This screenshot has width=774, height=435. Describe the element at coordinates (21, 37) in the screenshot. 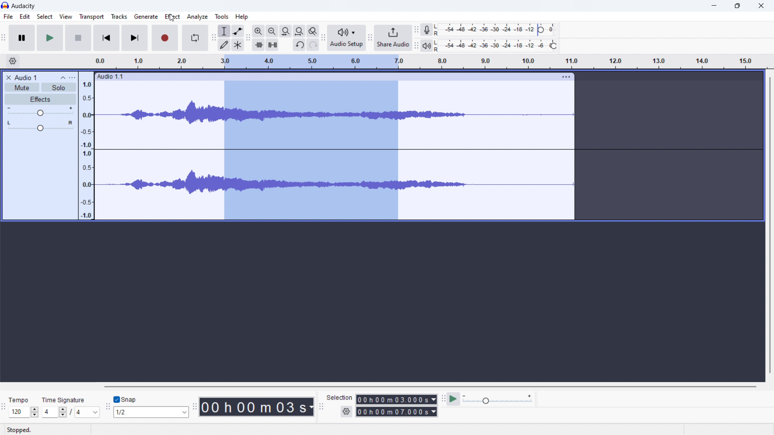

I see `pause` at that location.